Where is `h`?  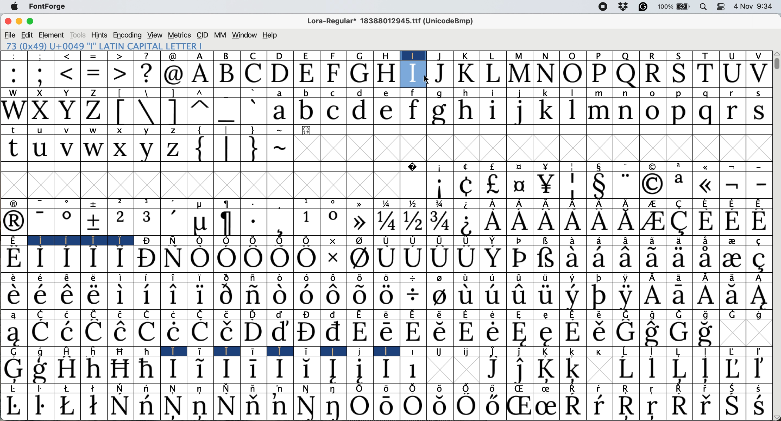 h is located at coordinates (95, 351).